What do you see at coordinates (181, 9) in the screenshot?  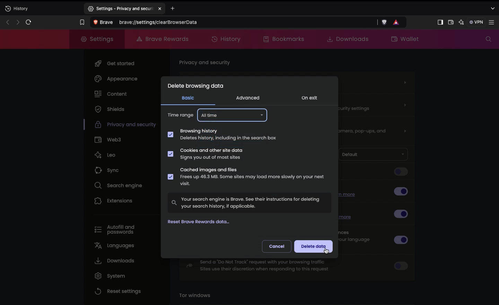 I see `Add new tab` at bounding box center [181, 9].